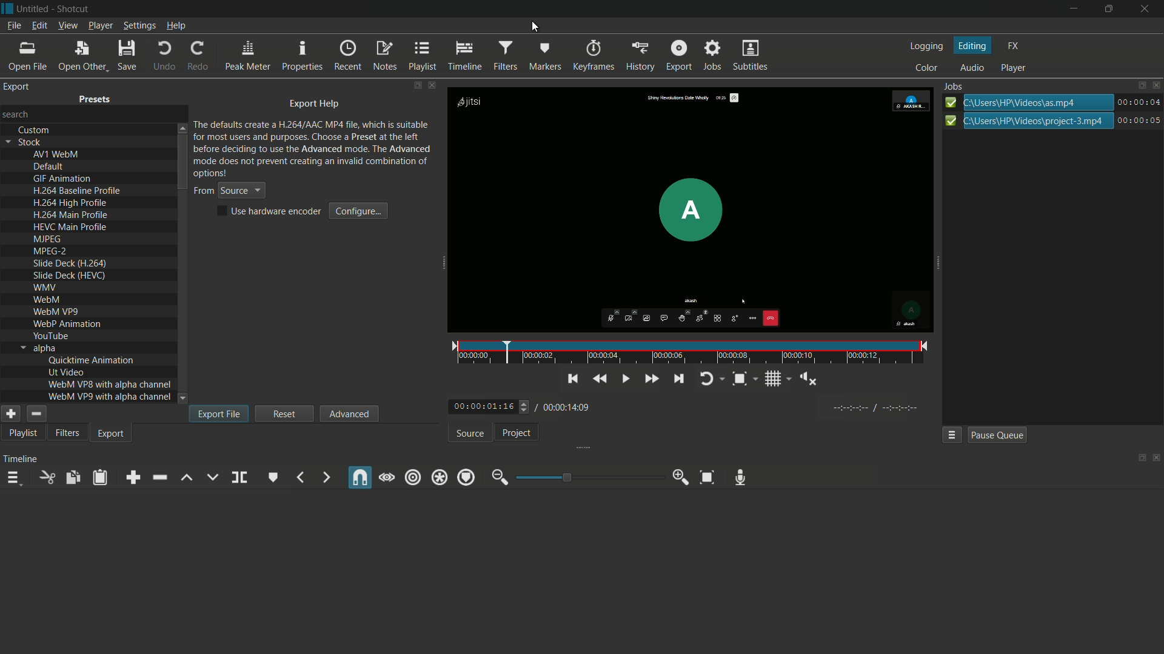 The height and width of the screenshot is (654, 1164). What do you see at coordinates (532, 26) in the screenshot?
I see `cursor` at bounding box center [532, 26].